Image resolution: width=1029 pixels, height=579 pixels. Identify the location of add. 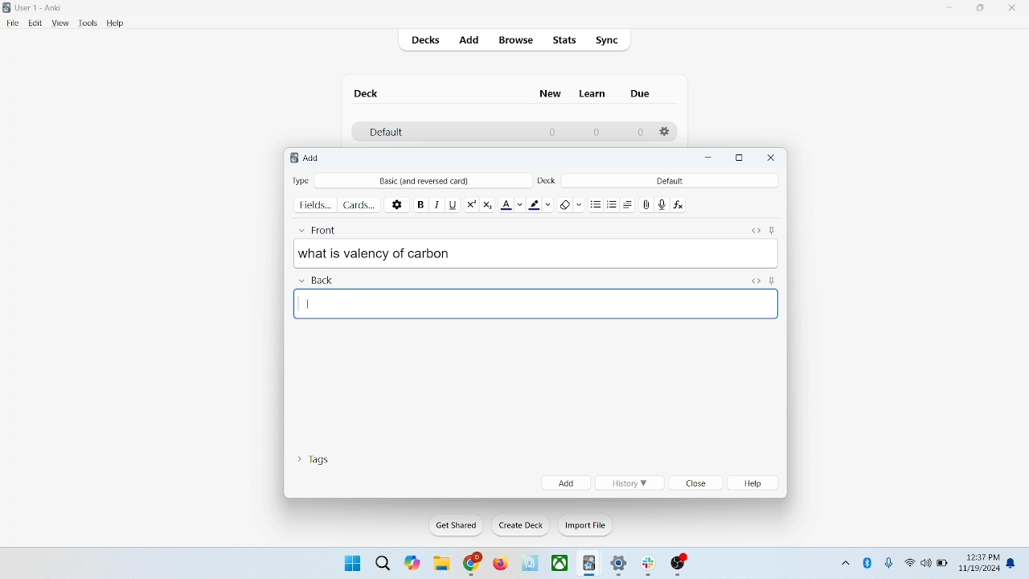
(566, 482).